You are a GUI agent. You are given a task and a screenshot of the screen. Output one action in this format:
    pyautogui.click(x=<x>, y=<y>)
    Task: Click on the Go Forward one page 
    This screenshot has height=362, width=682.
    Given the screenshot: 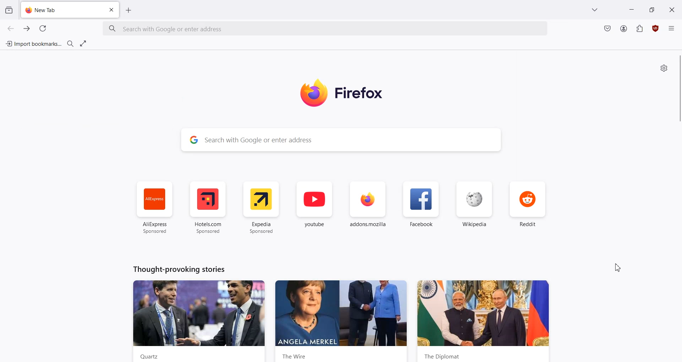 What is the action you would take?
    pyautogui.click(x=27, y=28)
    